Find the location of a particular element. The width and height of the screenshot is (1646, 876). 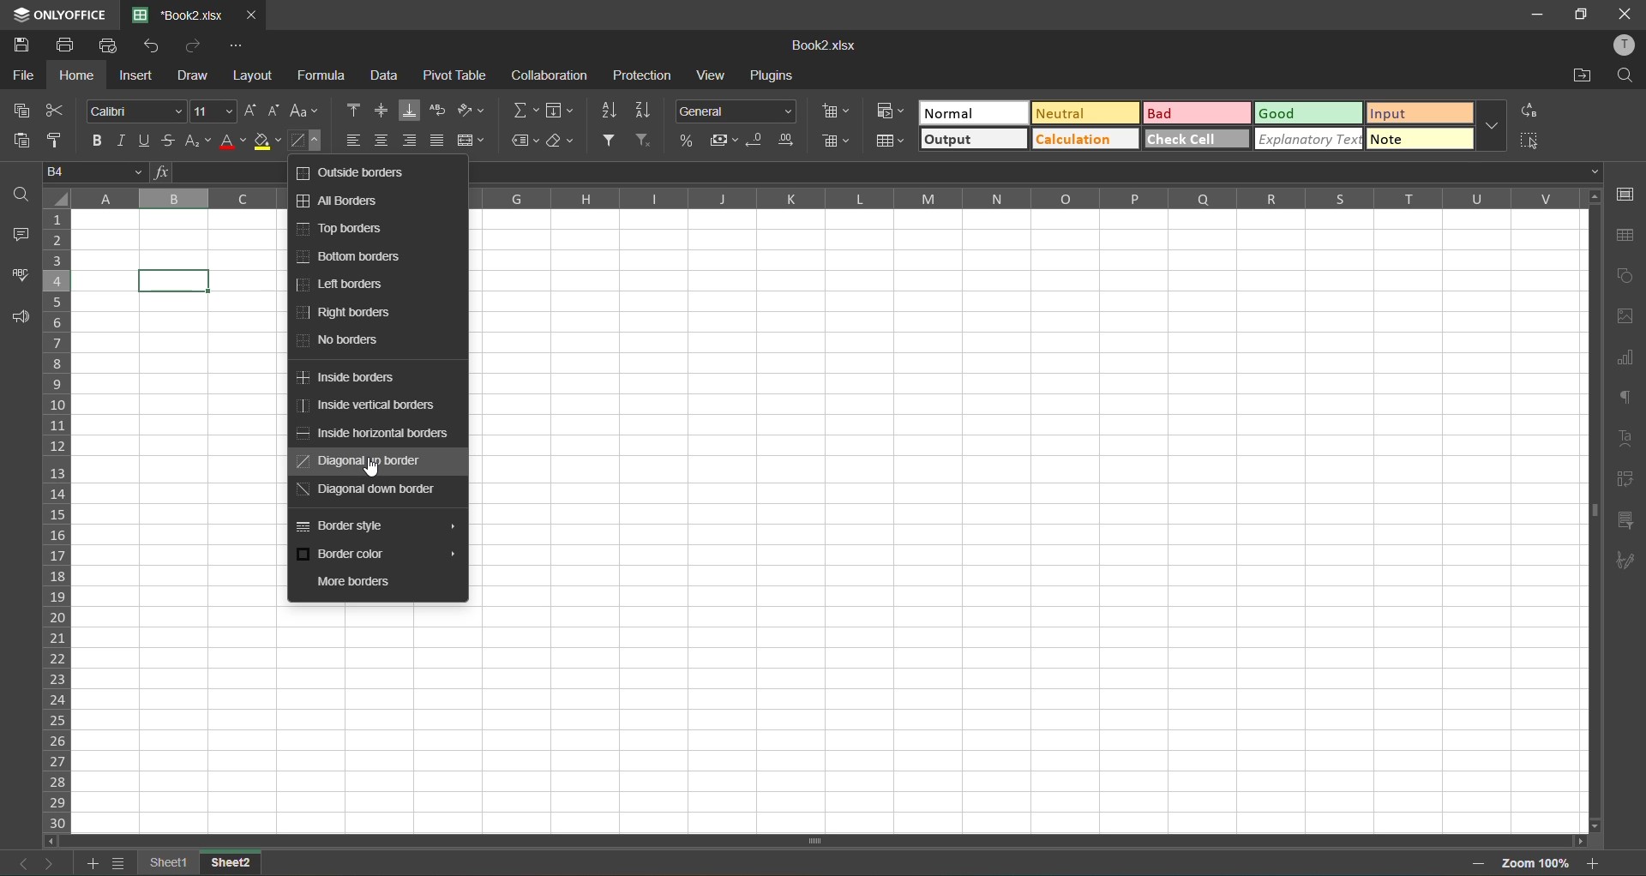

view is located at coordinates (709, 75).